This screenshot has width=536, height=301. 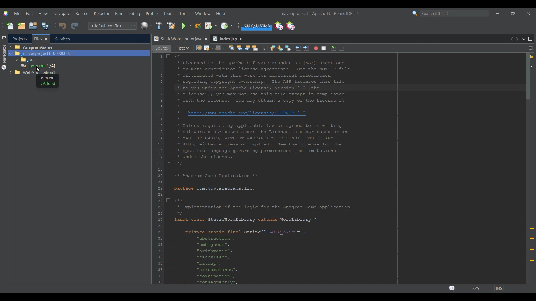 What do you see at coordinates (199, 48) in the screenshot?
I see `Last edit` at bounding box center [199, 48].